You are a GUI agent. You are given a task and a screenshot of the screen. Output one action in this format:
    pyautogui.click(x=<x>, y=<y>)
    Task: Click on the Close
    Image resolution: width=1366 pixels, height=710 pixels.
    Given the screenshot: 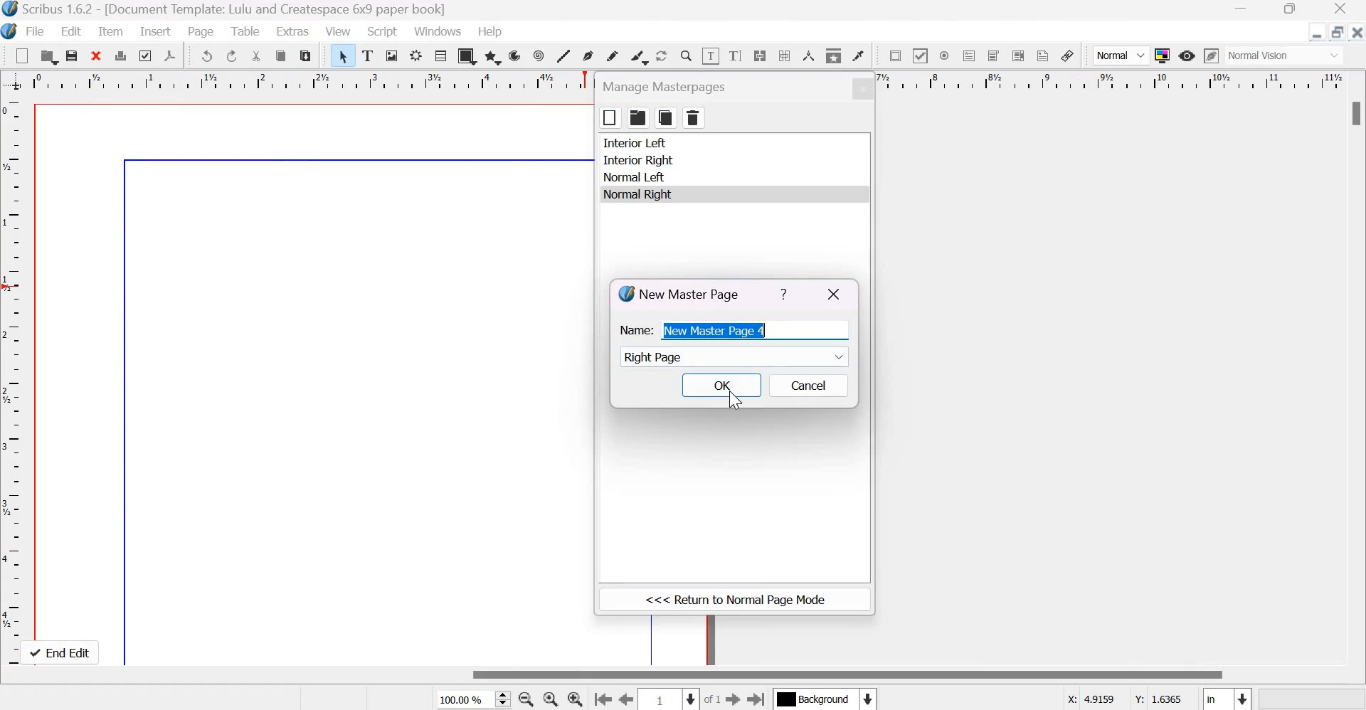 What is the action you would take?
    pyautogui.click(x=1357, y=32)
    